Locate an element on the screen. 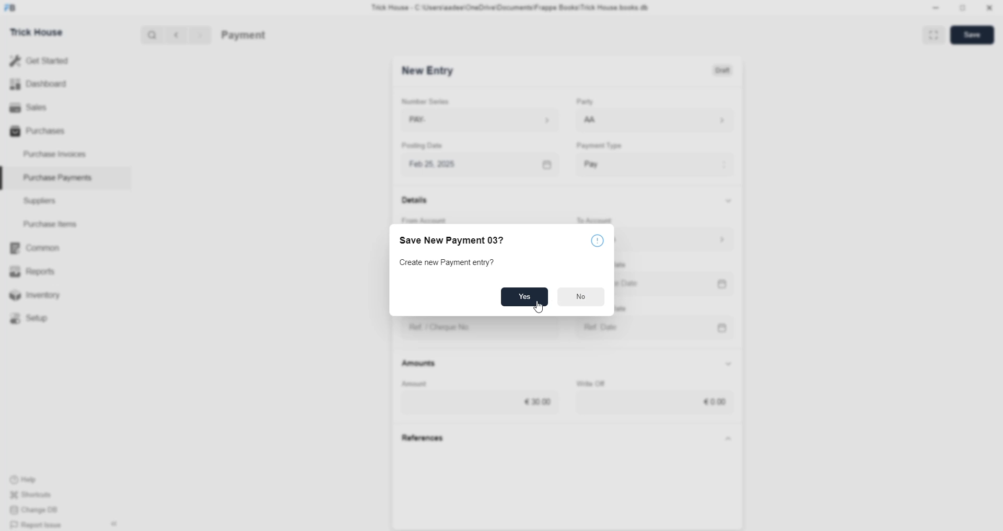 The image size is (1003, 531). From Account is located at coordinates (432, 218).